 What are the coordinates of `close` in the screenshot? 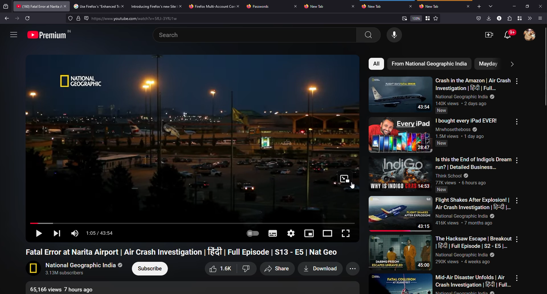 It's located at (181, 6).